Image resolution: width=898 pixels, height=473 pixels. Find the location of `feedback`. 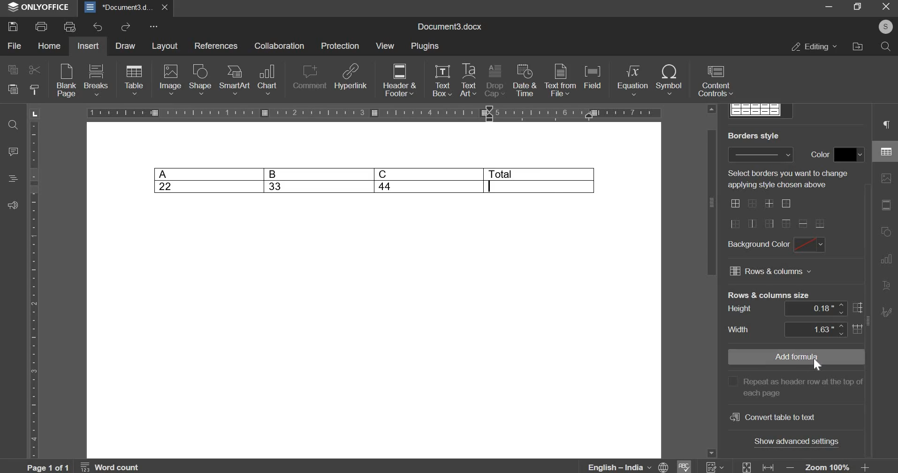

feedback is located at coordinates (14, 204).